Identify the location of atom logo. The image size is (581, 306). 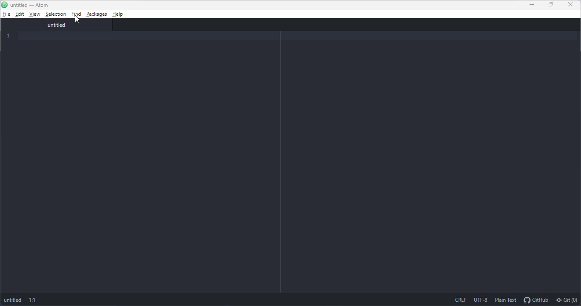
(6, 5).